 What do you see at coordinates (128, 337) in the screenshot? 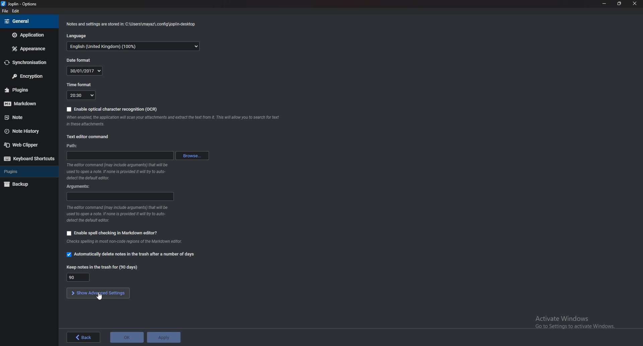
I see `ok` at bounding box center [128, 337].